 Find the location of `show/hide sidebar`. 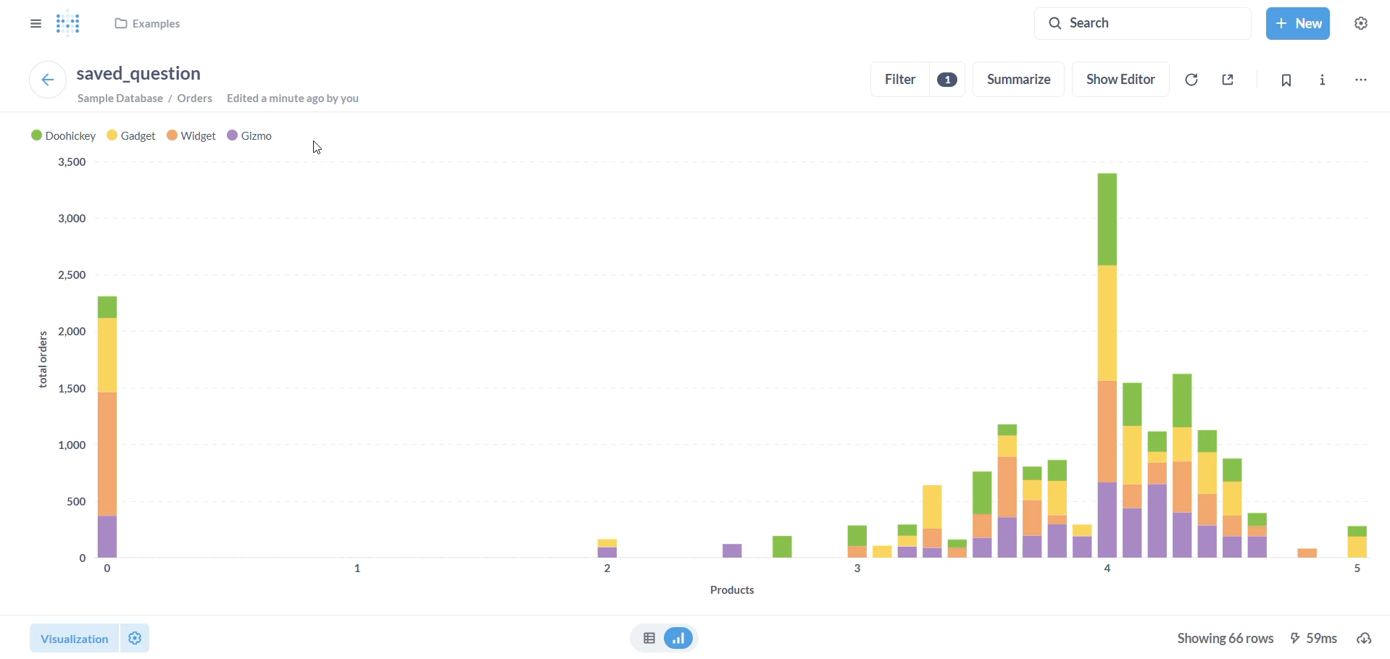

show/hide sidebar is located at coordinates (38, 28).